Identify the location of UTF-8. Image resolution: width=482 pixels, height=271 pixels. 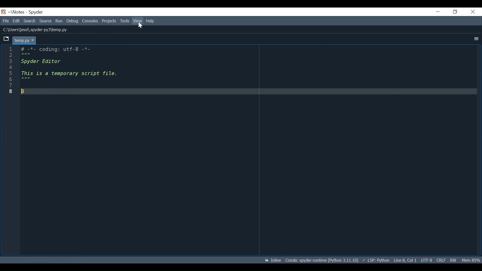
(426, 260).